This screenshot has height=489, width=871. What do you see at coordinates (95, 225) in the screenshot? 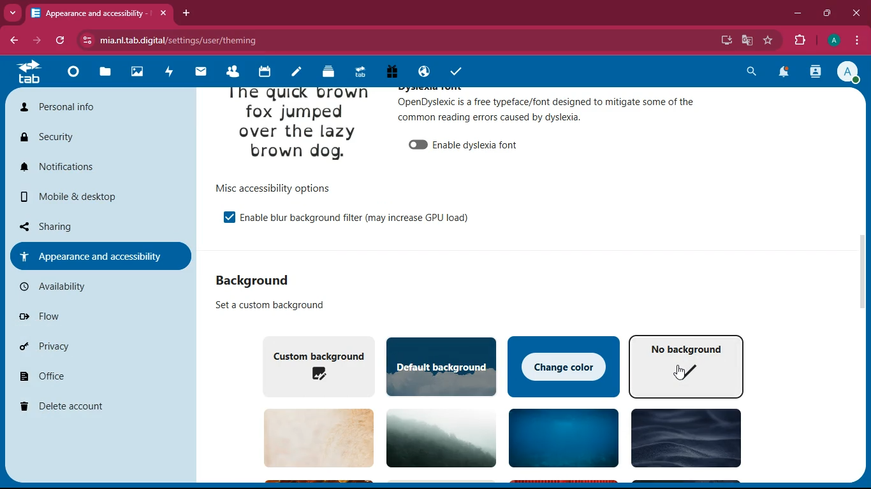
I see `sharing` at bounding box center [95, 225].